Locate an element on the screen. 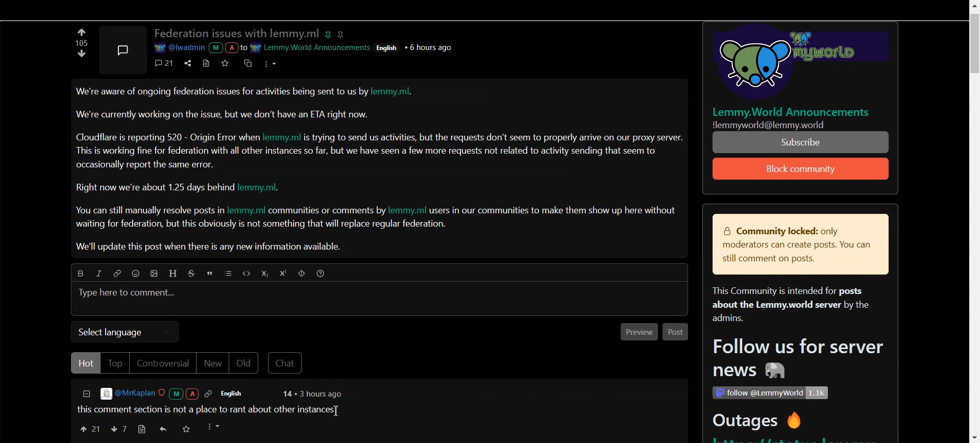 Image resolution: width=980 pixels, height=443 pixels. New is located at coordinates (212, 364).